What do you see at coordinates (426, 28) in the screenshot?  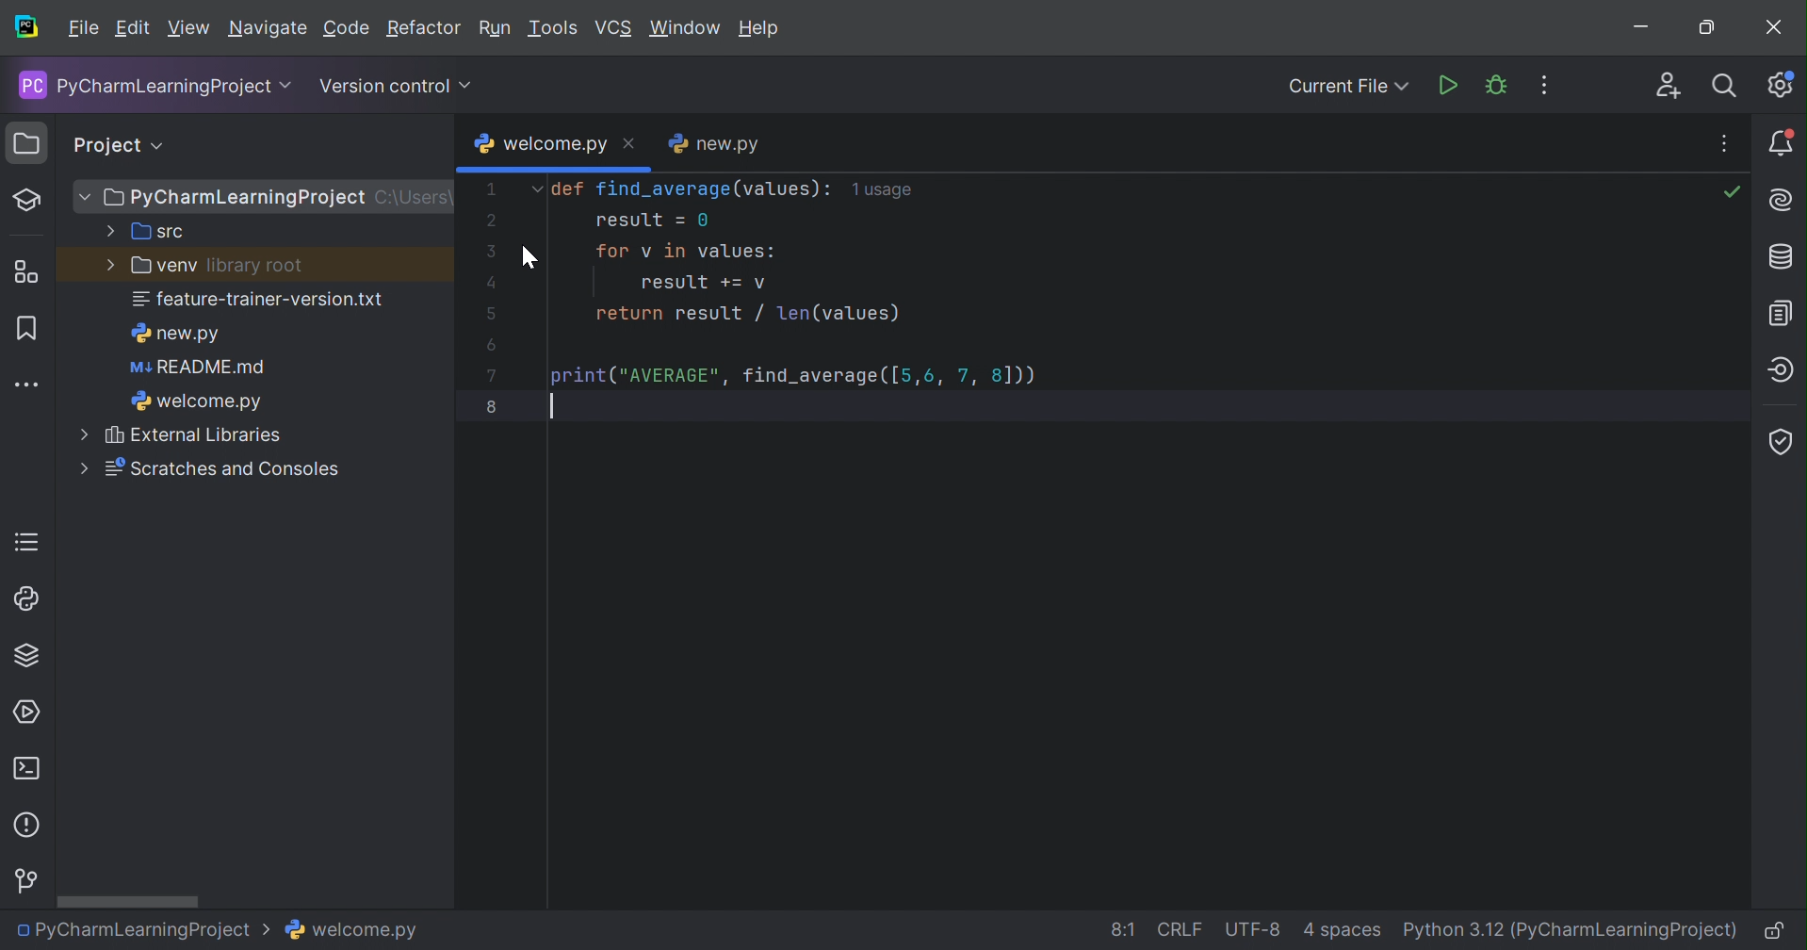 I see `Refactor` at bounding box center [426, 28].